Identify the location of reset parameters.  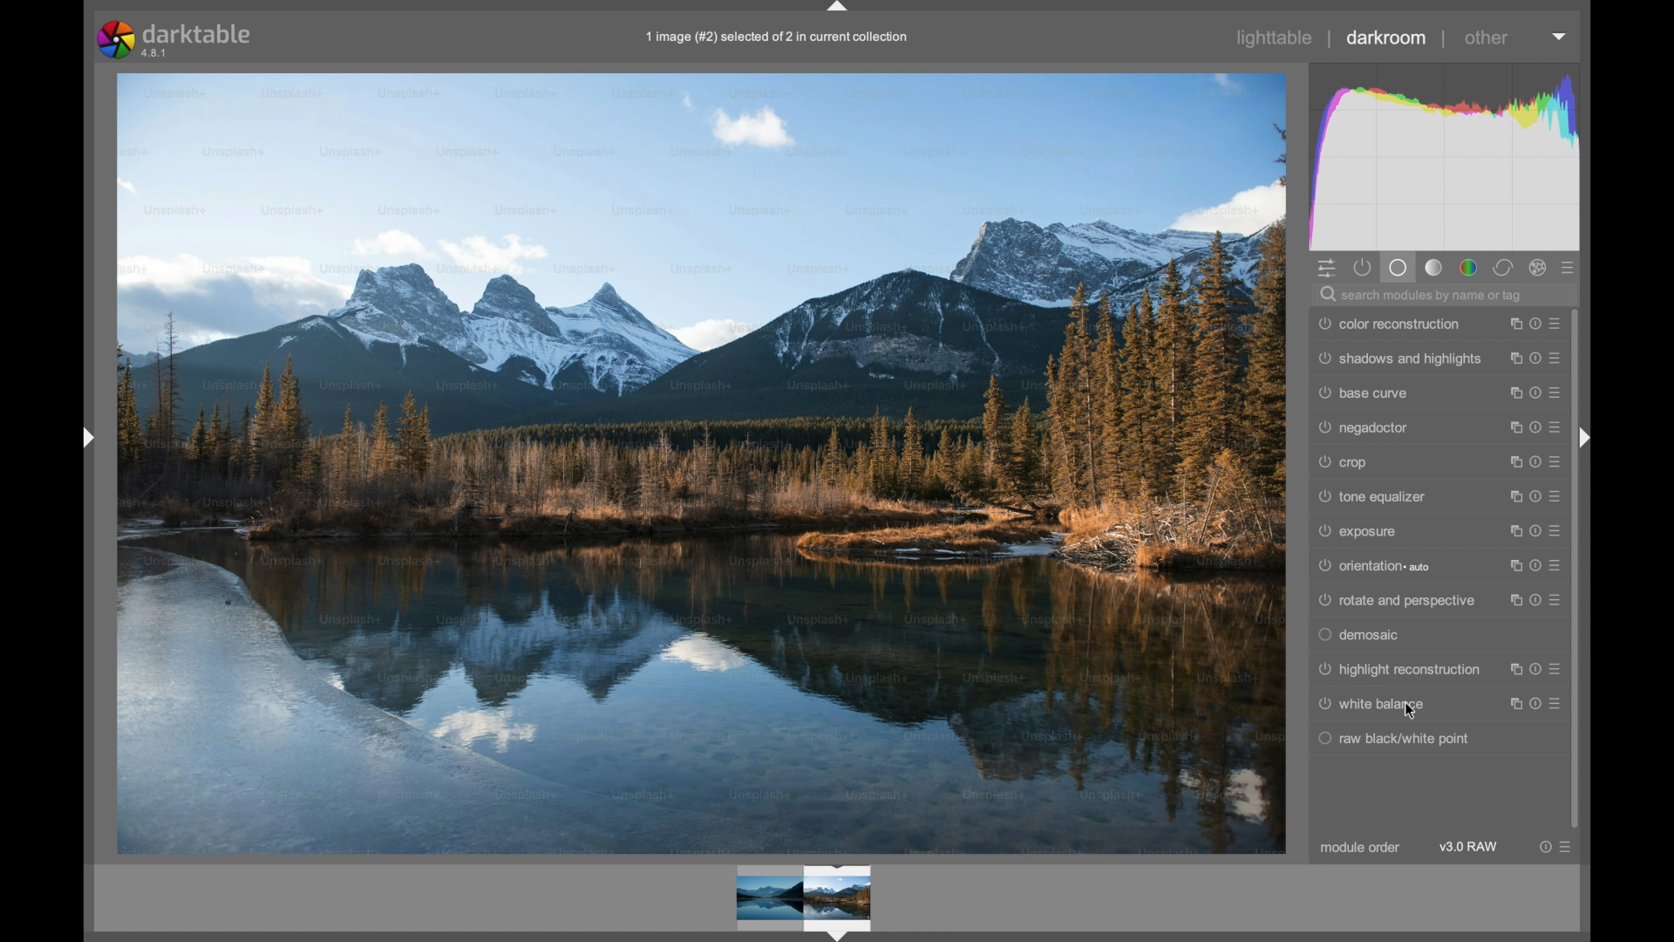
(1534, 461).